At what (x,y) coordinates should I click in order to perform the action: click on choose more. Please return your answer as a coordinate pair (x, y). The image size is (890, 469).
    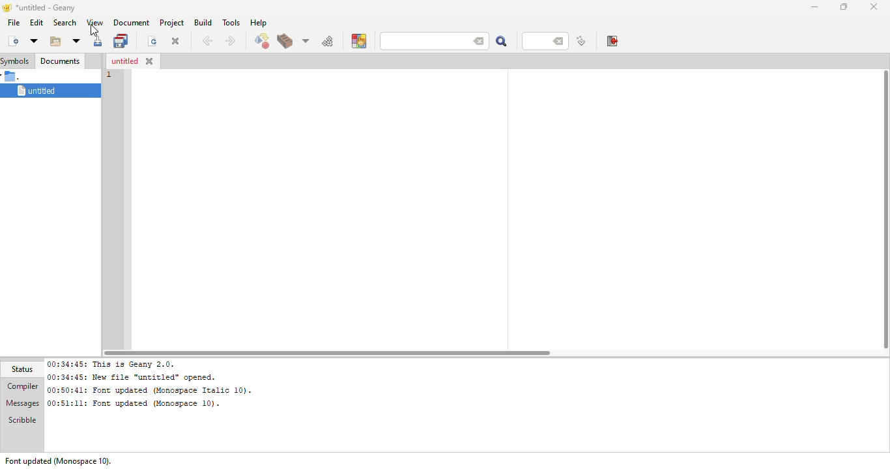
    Looking at the image, I should click on (304, 40).